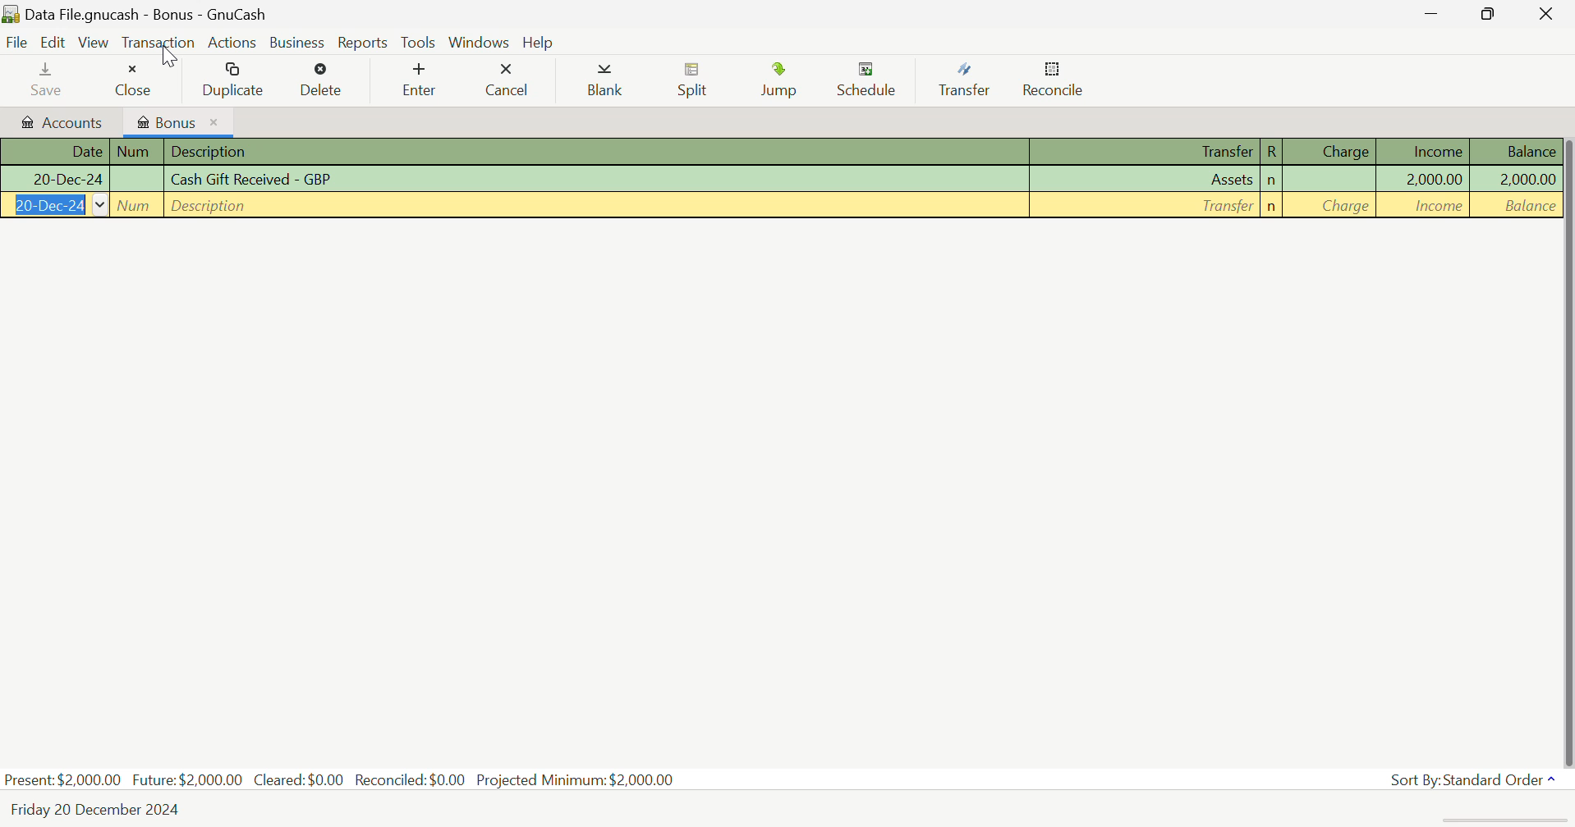 The image size is (1575, 827). What do you see at coordinates (1426, 206) in the screenshot?
I see `Income` at bounding box center [1426, 206].